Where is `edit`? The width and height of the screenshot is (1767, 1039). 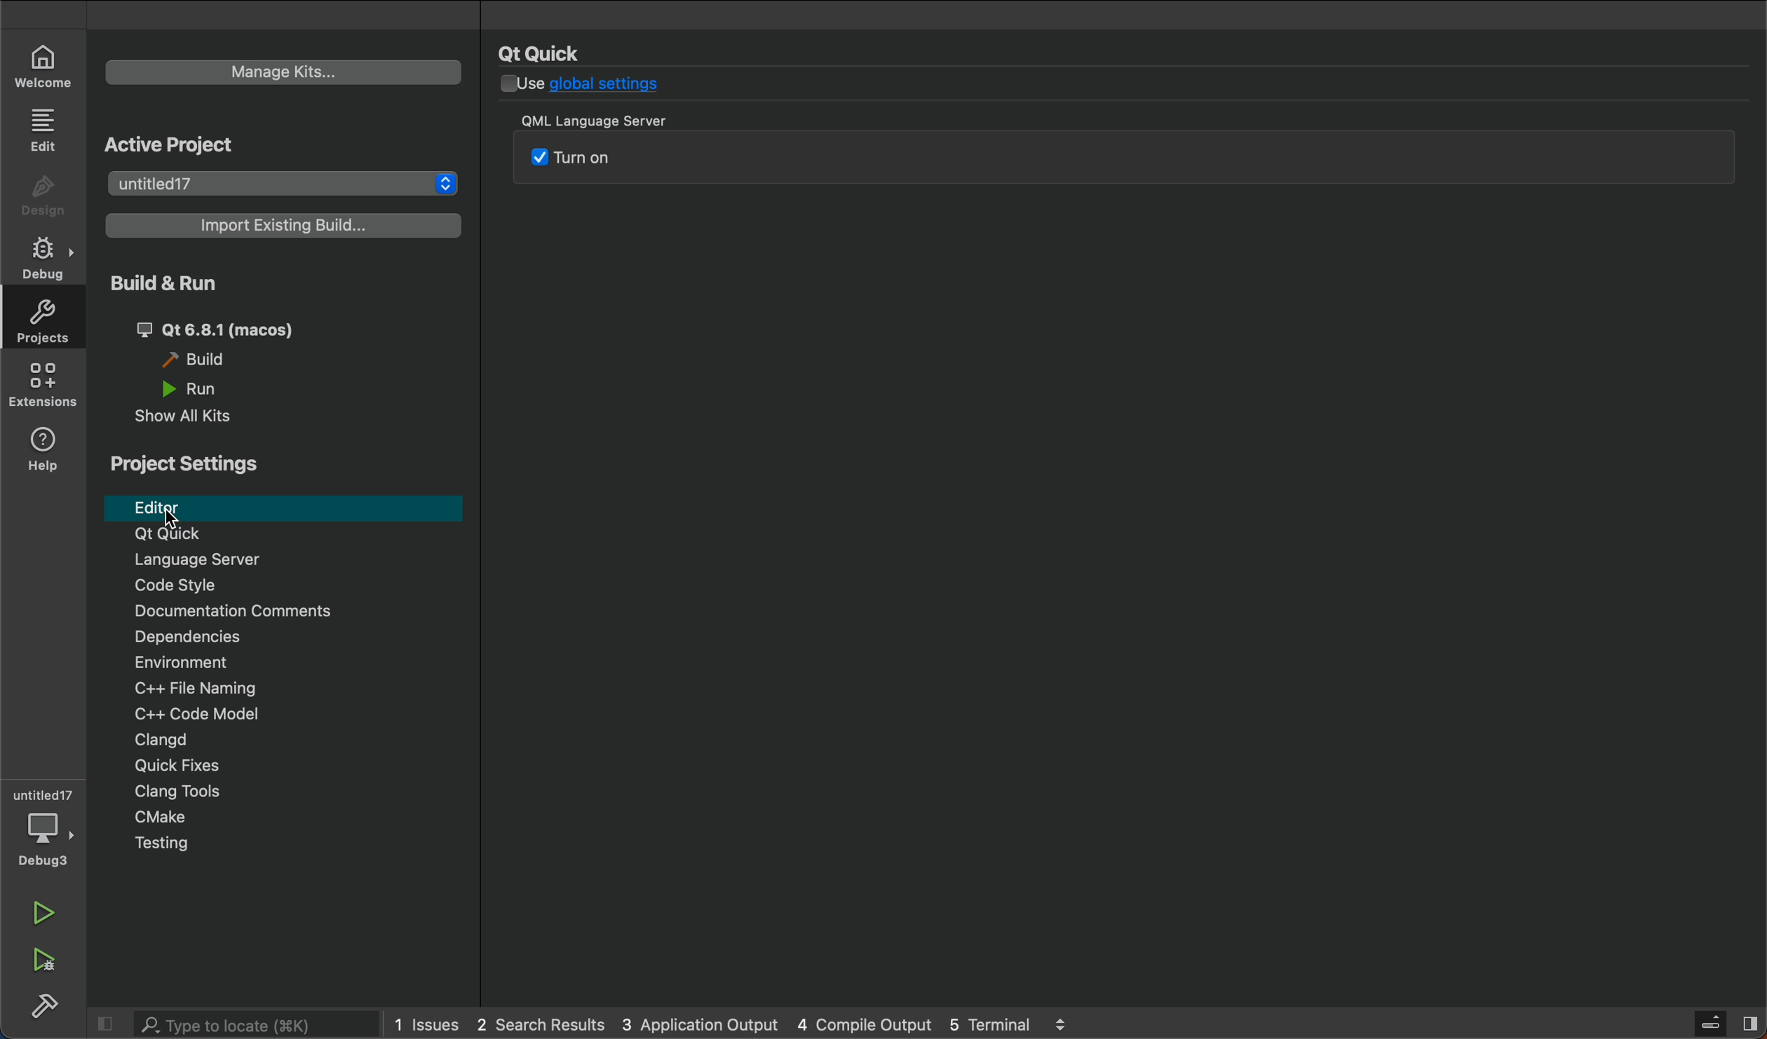
edit is located at coordinates (45, 132).